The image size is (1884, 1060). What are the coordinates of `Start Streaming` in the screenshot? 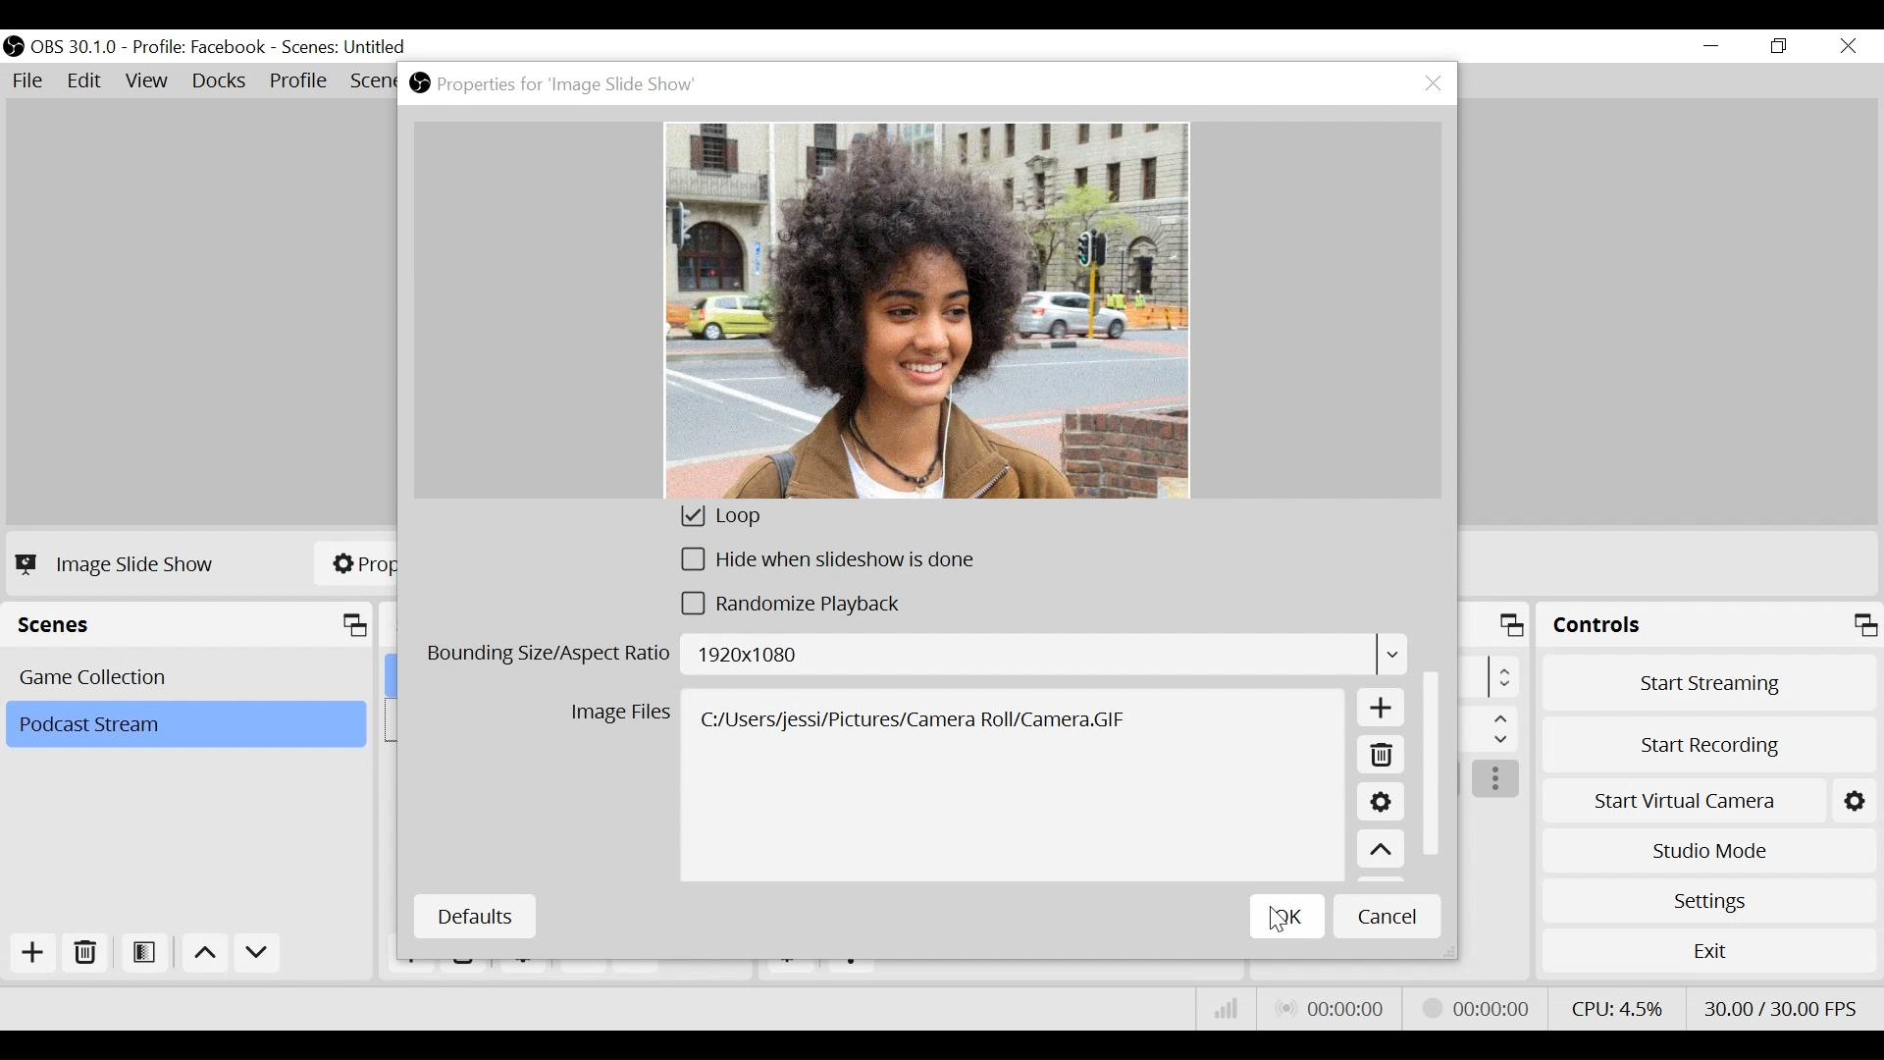 It's located at (1710, 682).